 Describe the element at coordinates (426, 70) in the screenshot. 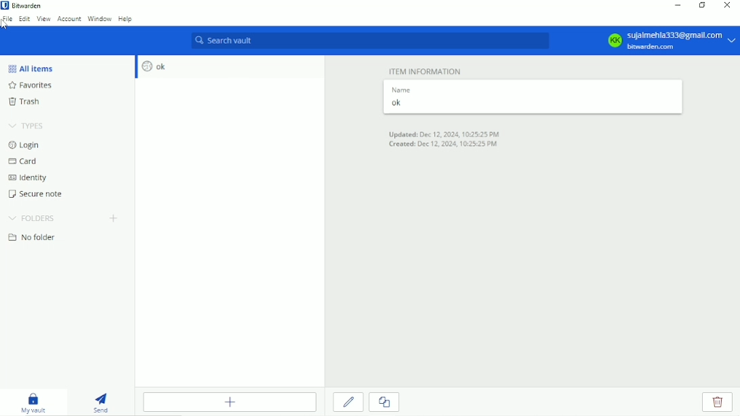

I see `Item information` at that location.